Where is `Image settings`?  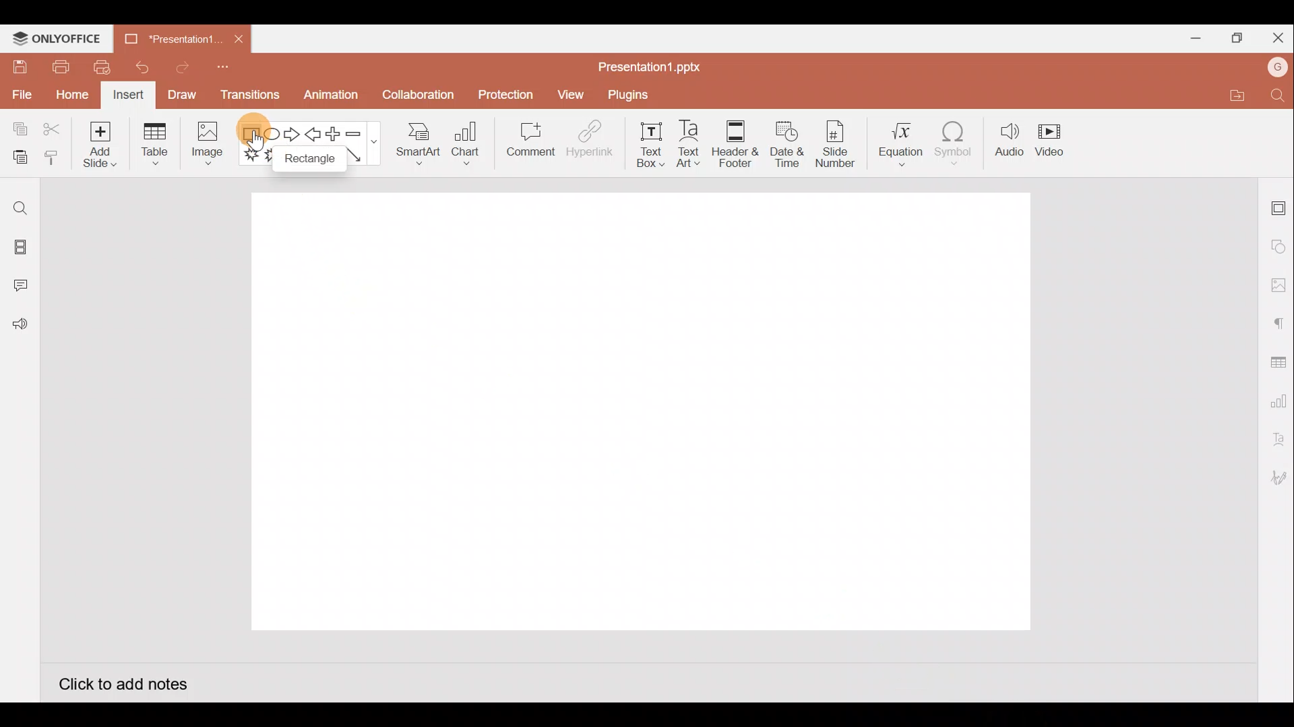
Image settings is located at coordinates (1278, 285).